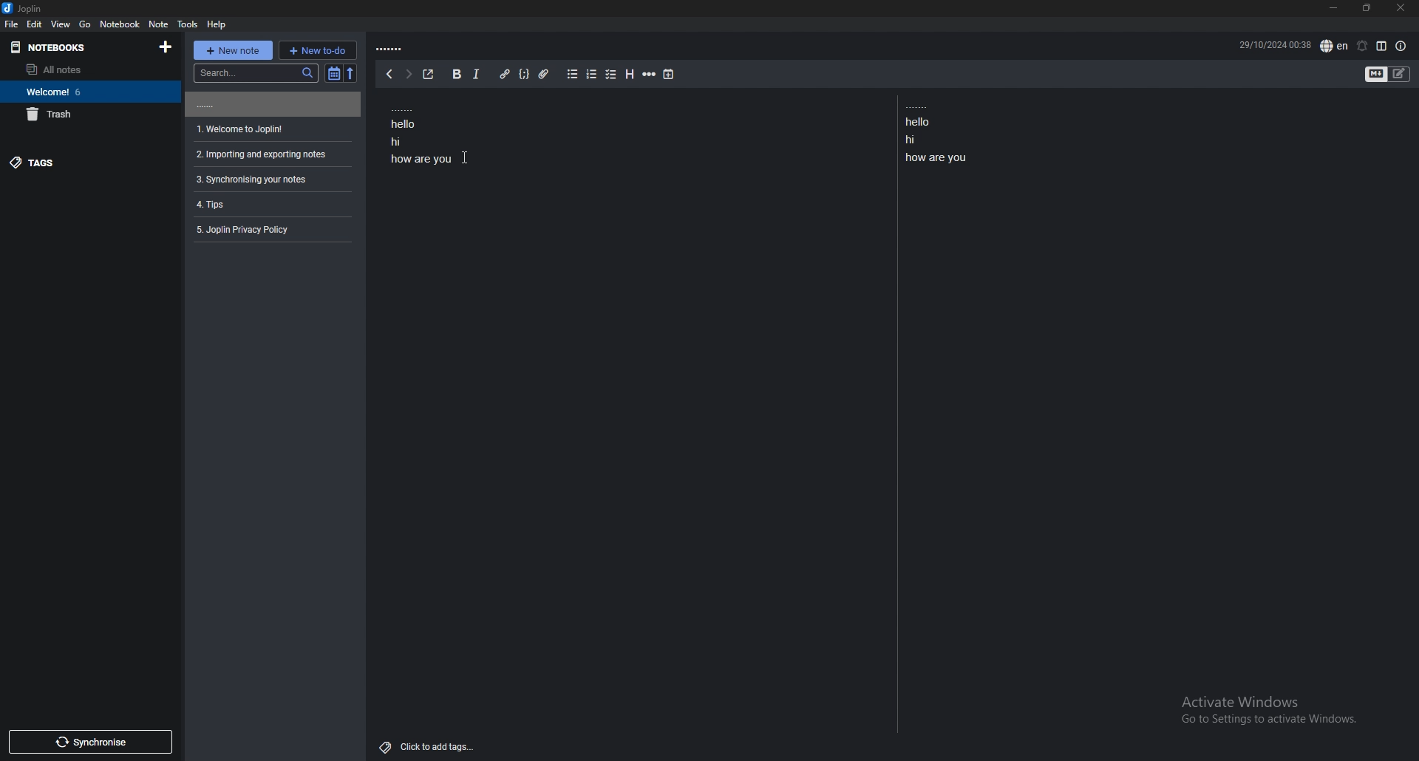  What do you see at coordinates (525, 74) in the screenshot?
I see `code` at bounding box center [525, 74].